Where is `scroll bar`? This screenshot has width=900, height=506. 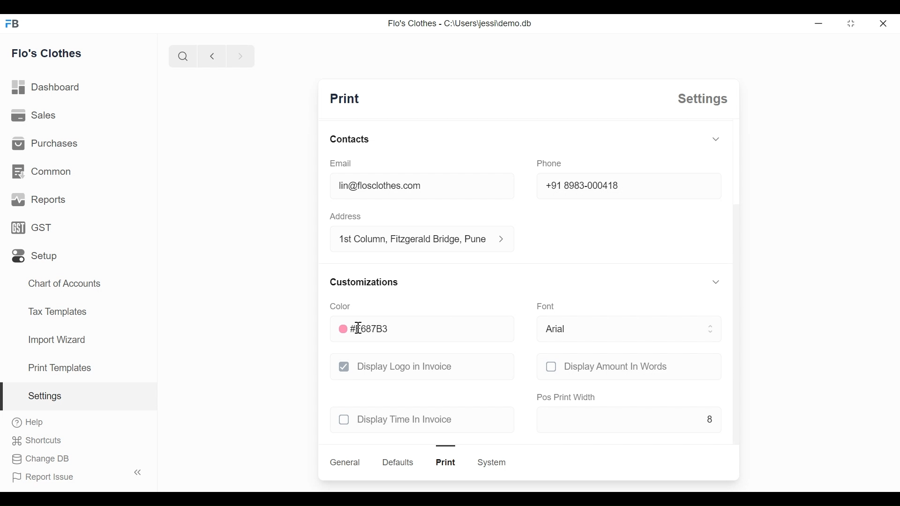
scroll bar is located at coordinates (736, 323).